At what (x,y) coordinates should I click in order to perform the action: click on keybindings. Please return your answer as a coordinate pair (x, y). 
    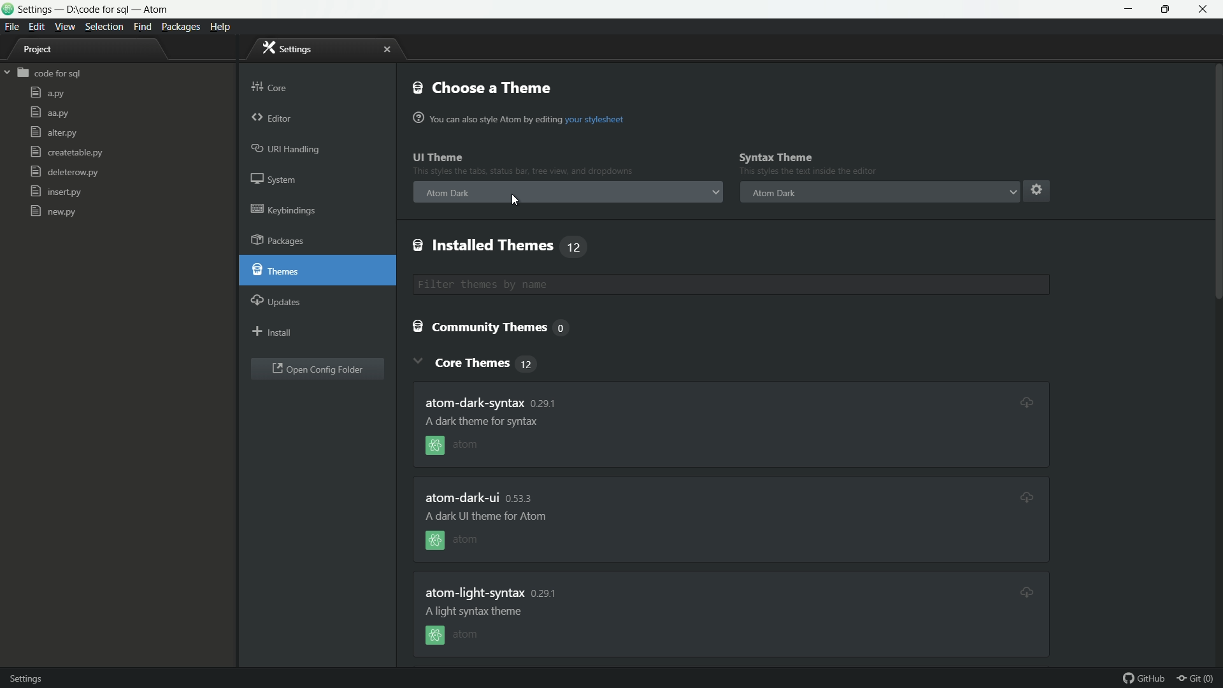
    Looking at the image, I should click on (284, 209).